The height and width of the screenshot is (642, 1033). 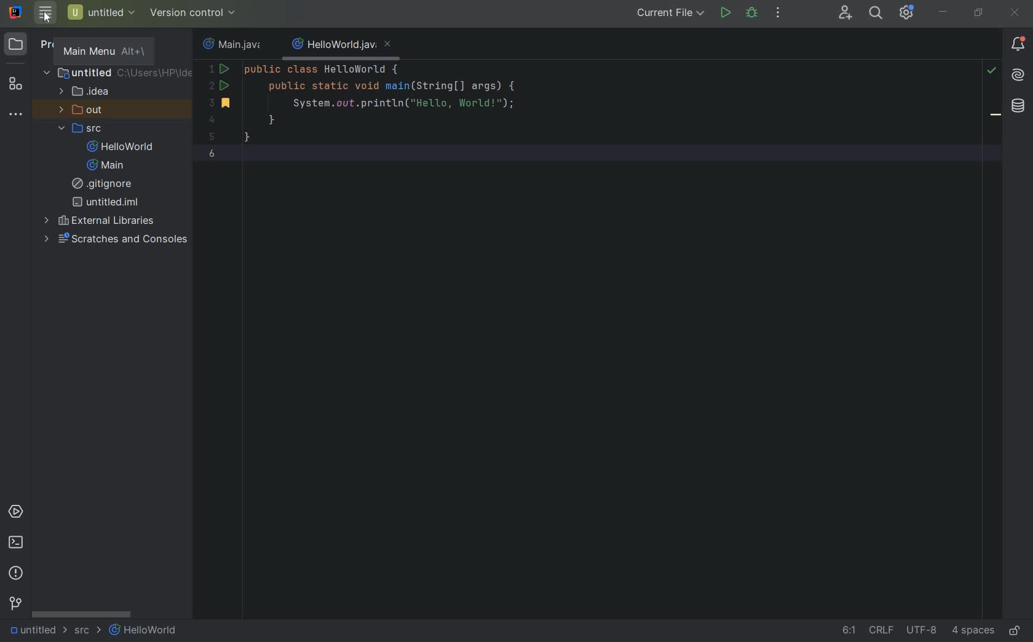 What do you see at coordinates (46, 14) in the screenshot?
I see `main menu` at bounding box center [46, 14].